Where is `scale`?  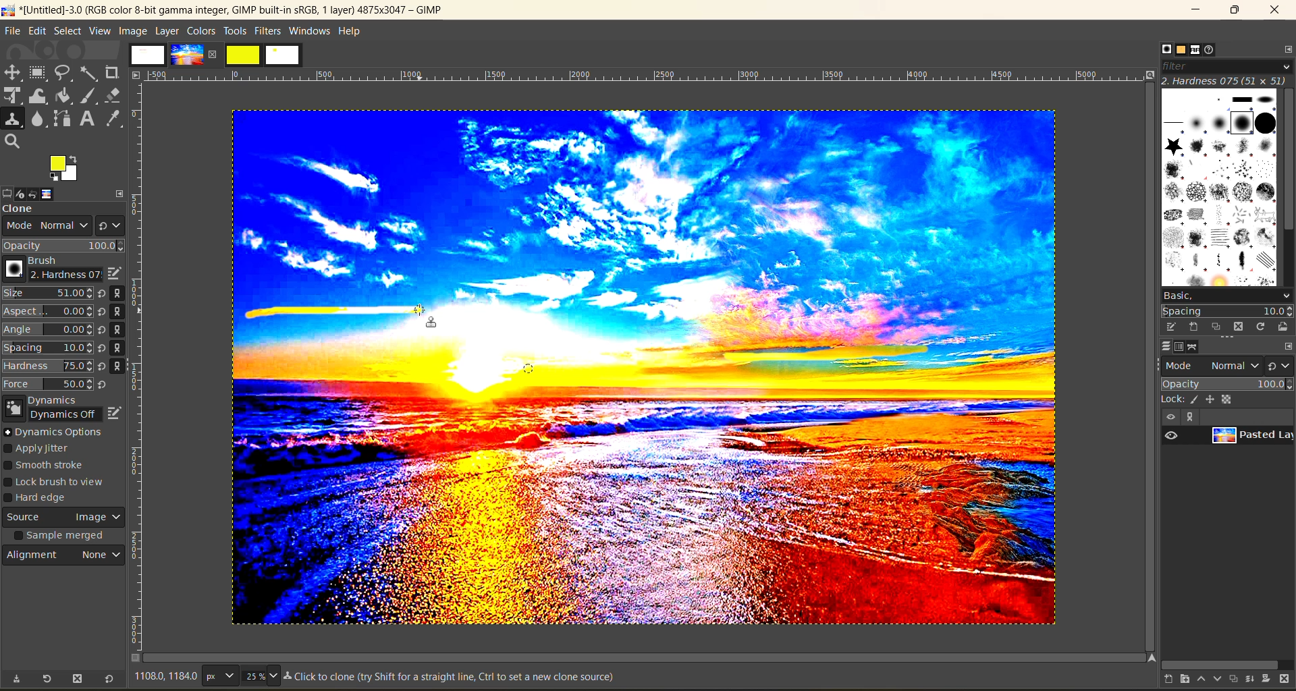 scale is located at coordinates (13, 96).